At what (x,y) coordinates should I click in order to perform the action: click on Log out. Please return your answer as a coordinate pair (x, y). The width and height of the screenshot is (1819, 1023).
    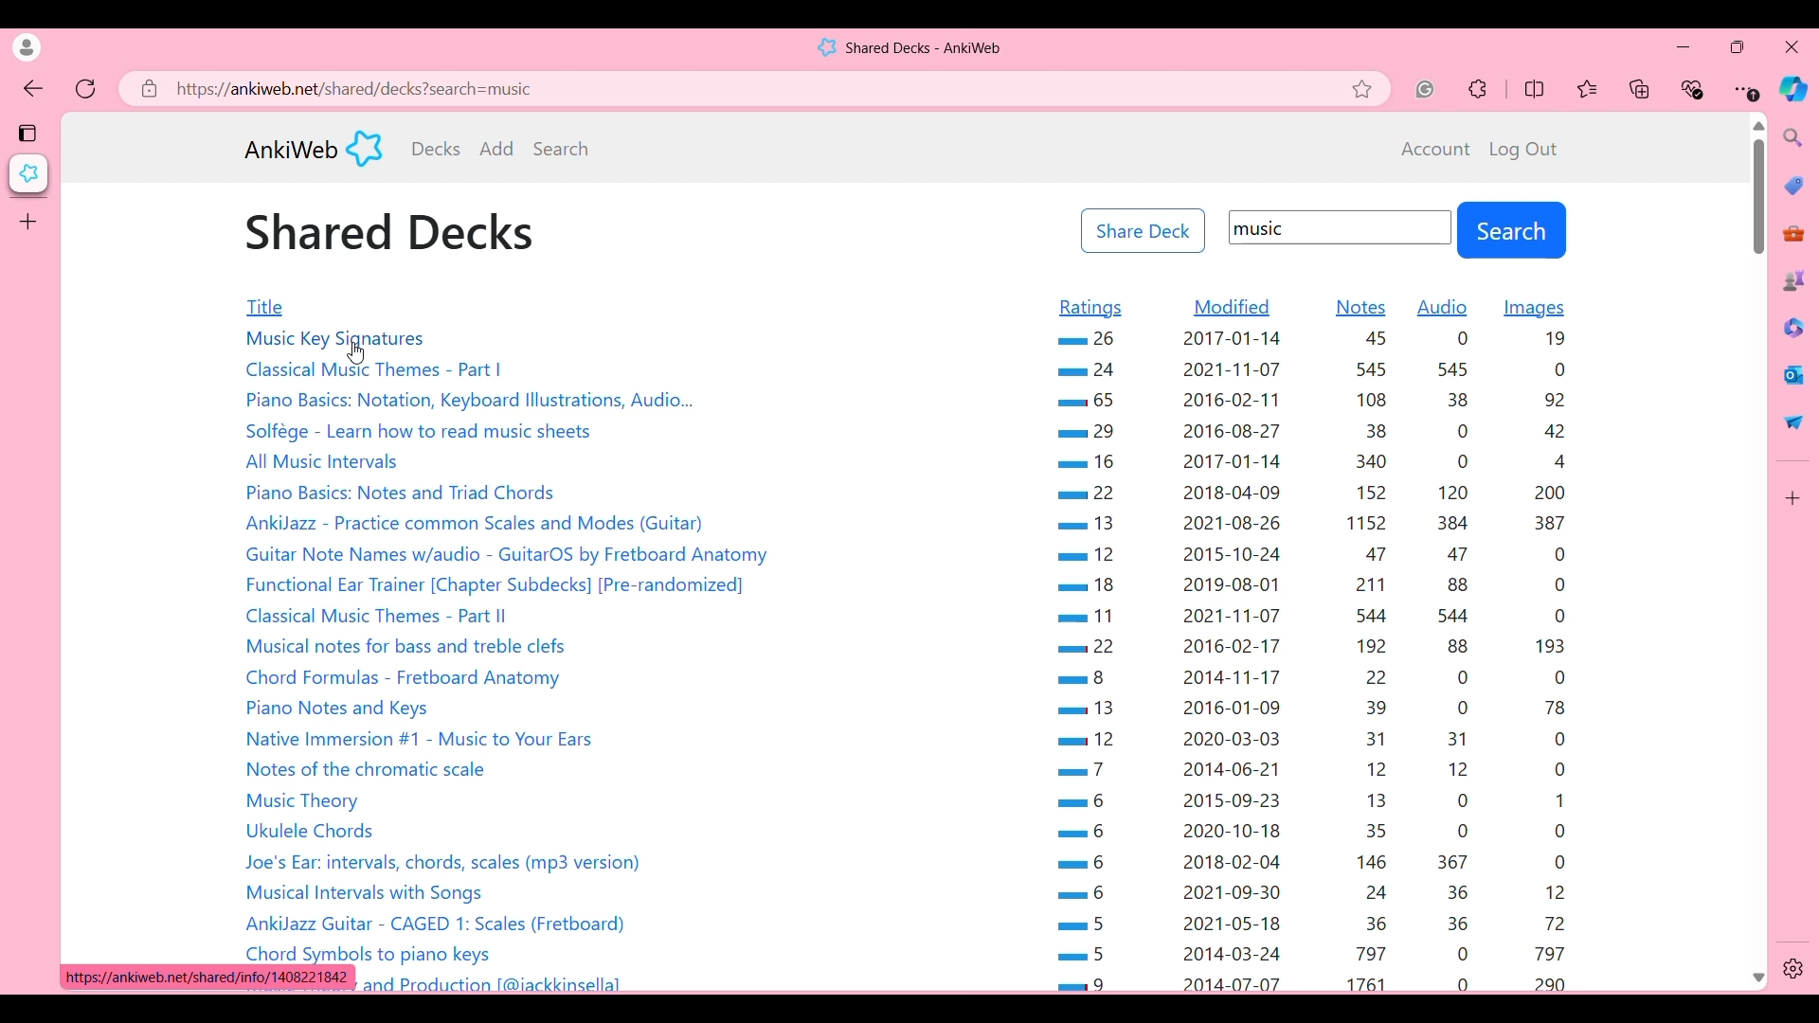
    Looking at the image, I should click on (1523, 150).